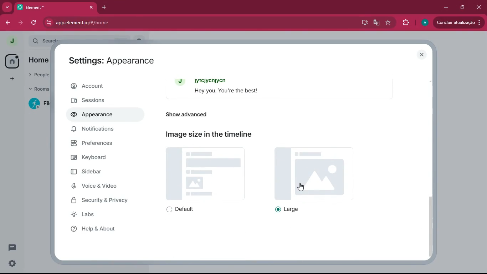 The image size is (487, 274). Describe the element at coordinates (363, 22) in the screenshot. I see `desktop` at that location.